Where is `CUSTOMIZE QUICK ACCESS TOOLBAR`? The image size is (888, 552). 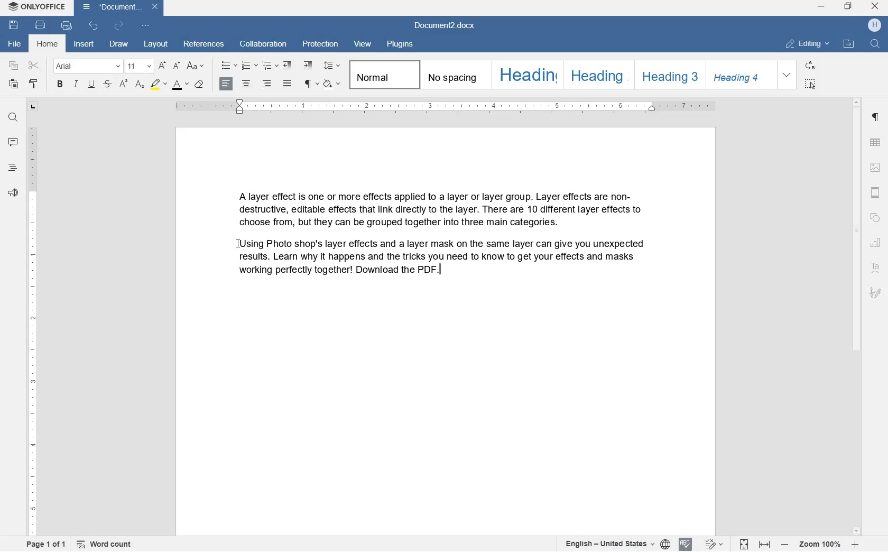 CUSTOMIZE QUICK ACCESS TOOLBAR is located at coordinates (147, 25).